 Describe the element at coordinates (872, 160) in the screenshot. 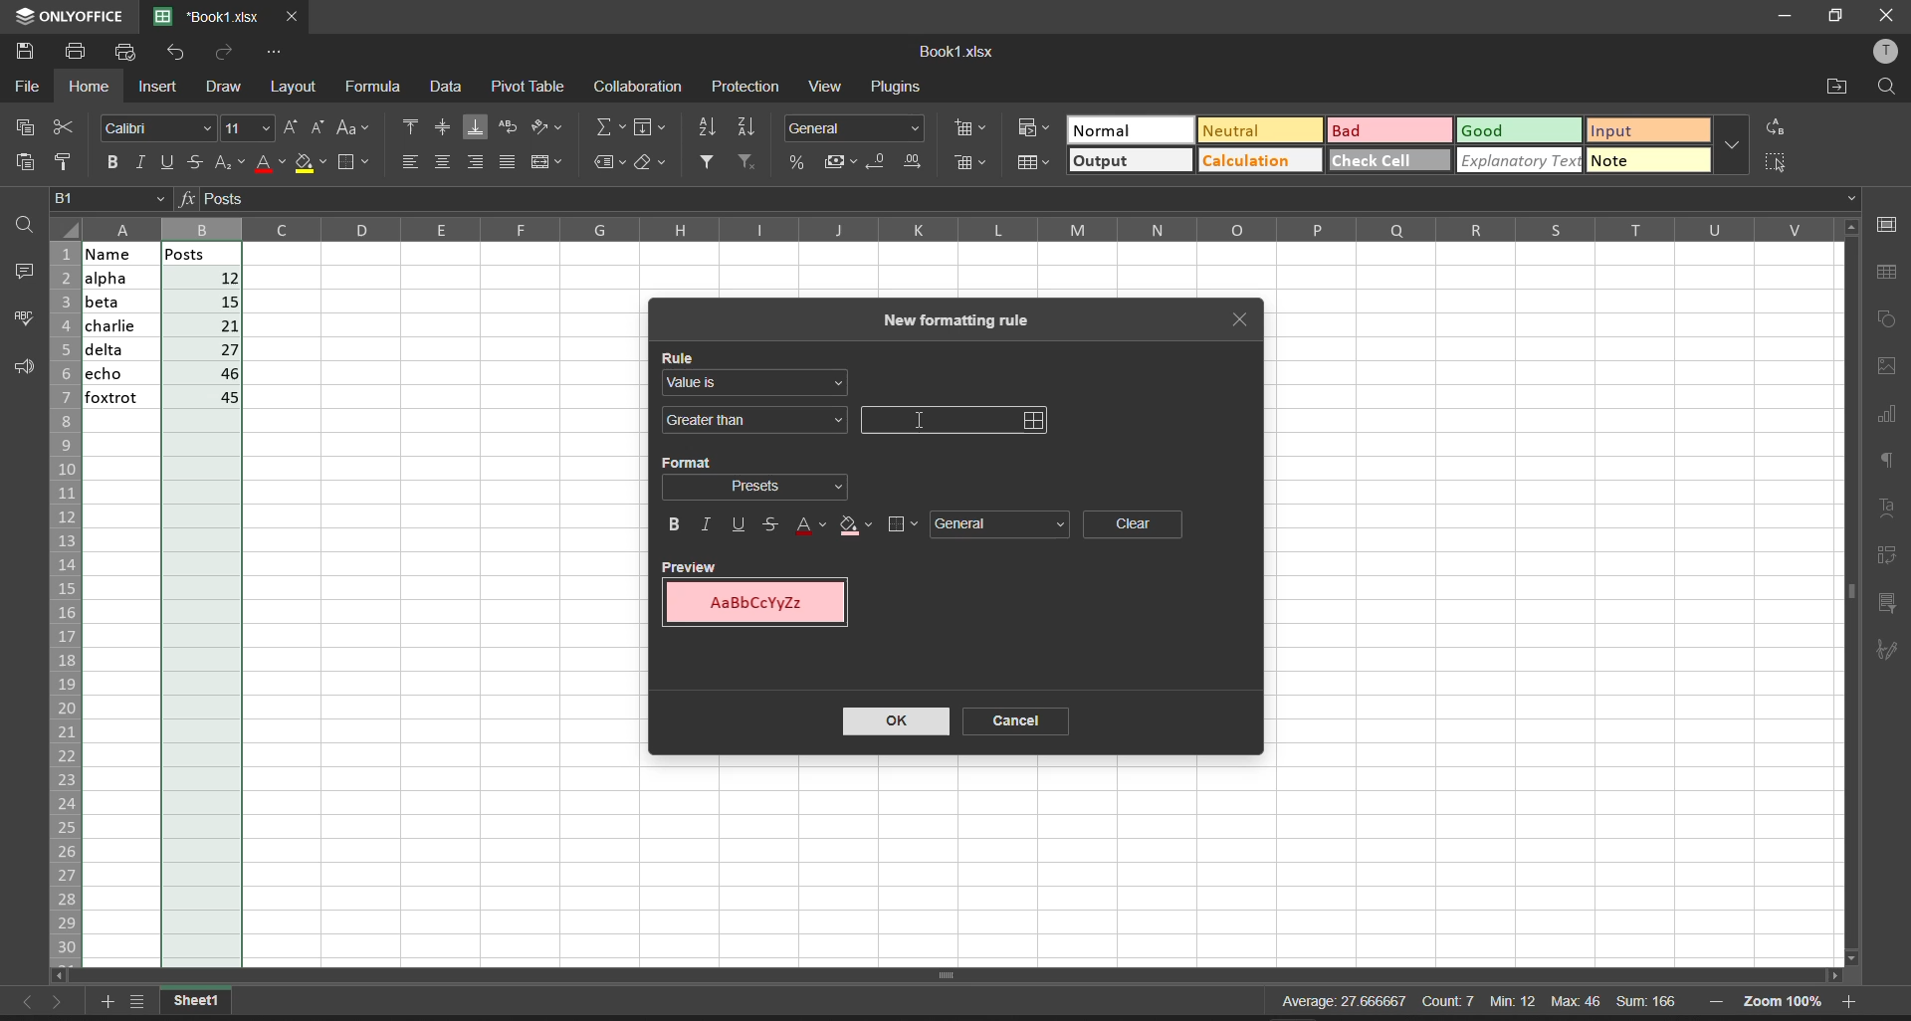

I see `decrease decimal` at that location.